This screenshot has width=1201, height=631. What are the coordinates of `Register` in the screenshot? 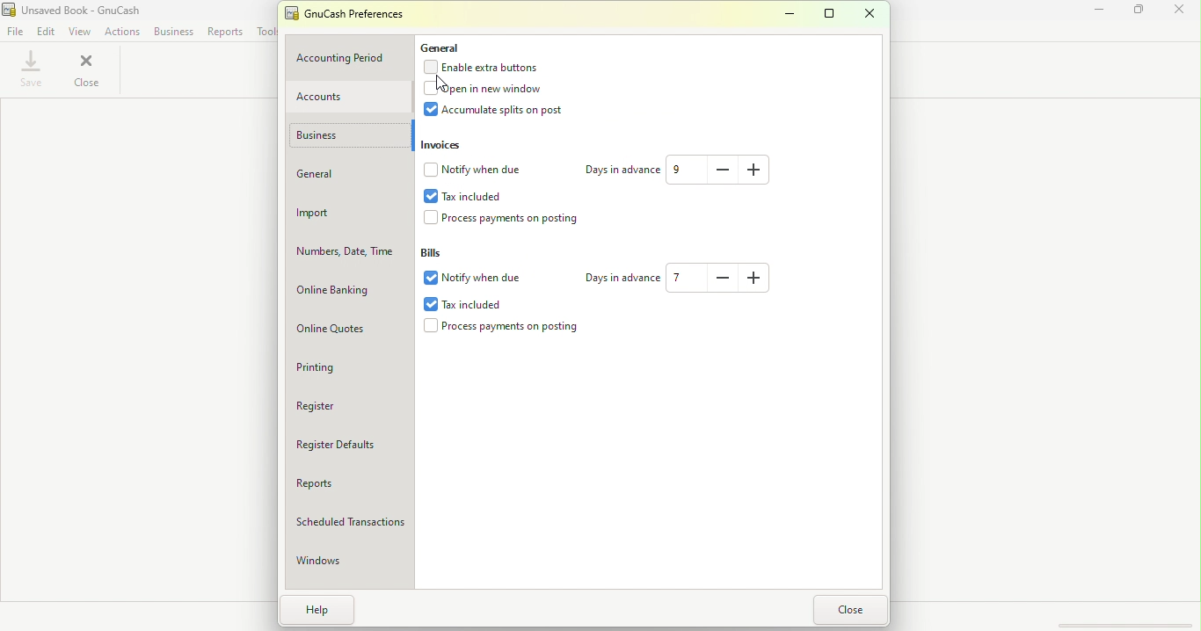 It's located at (352, 407).